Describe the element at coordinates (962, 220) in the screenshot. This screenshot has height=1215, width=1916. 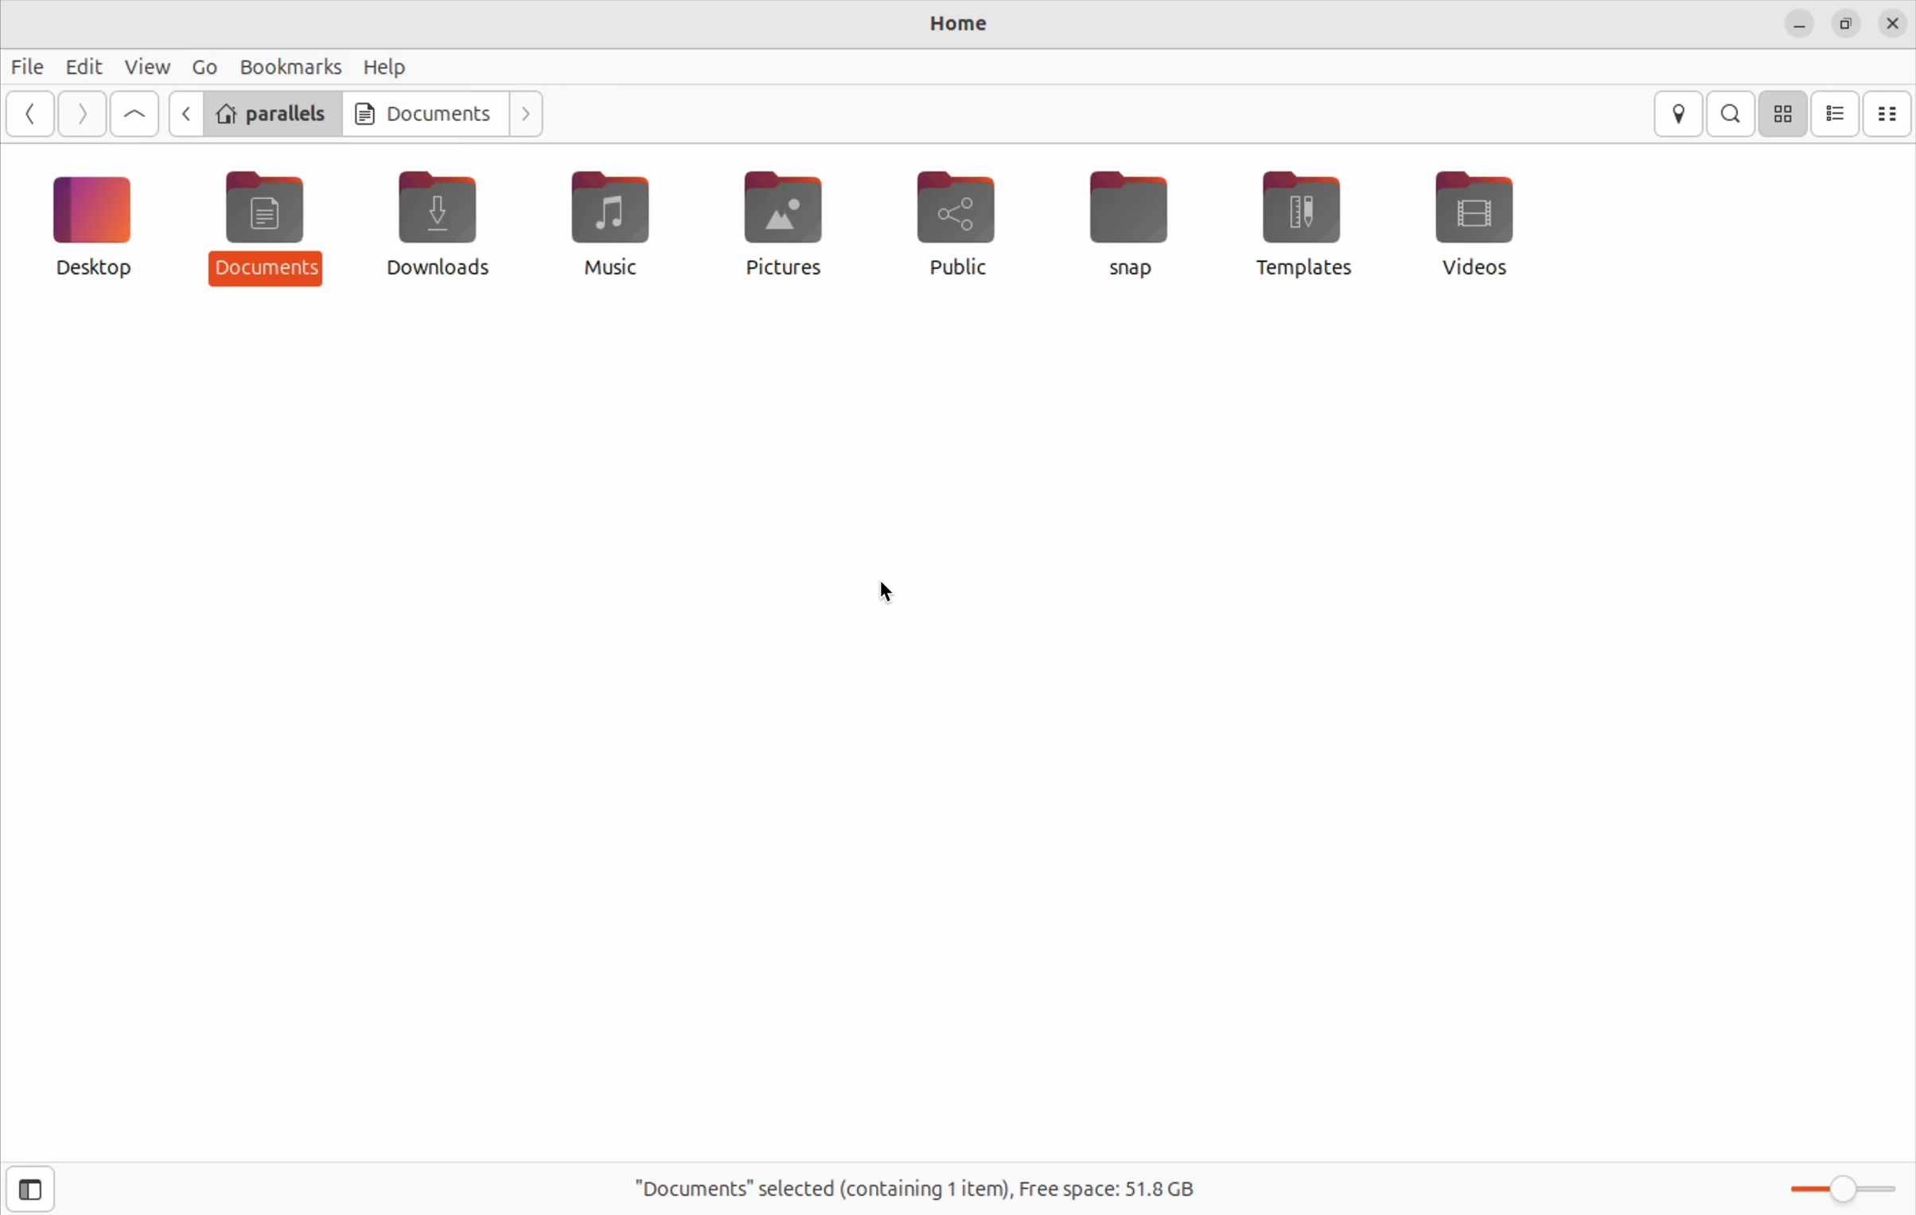
I see `Public` at that location.